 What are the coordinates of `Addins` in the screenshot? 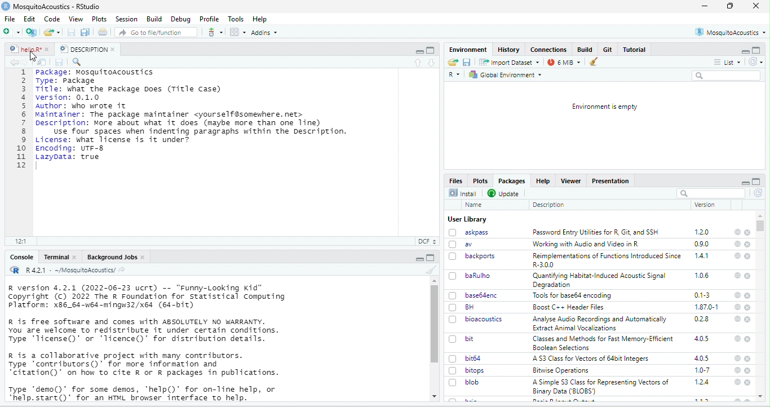 It's located at (264, 32).